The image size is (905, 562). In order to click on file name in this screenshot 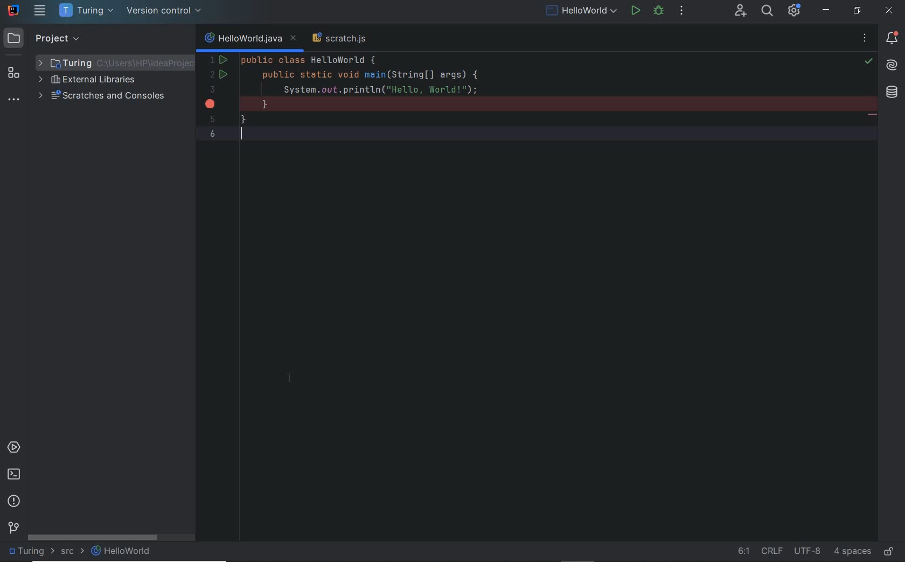, I will do `click(120, 552)`.